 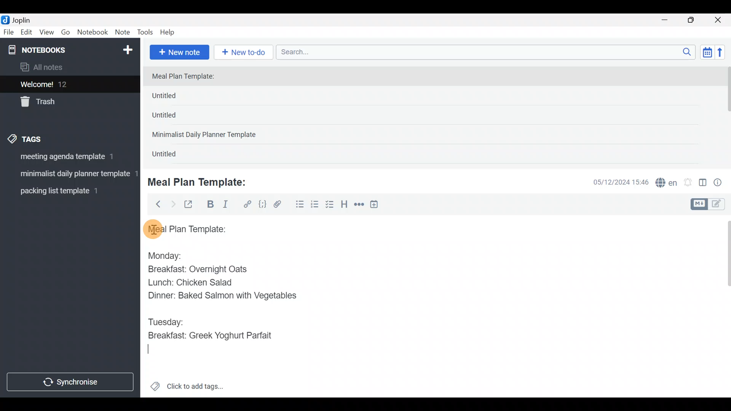 What do you see at coordinates (707, 53) in the screenshot?
I see `Toggle sort order` at bounding box center [707, 53].